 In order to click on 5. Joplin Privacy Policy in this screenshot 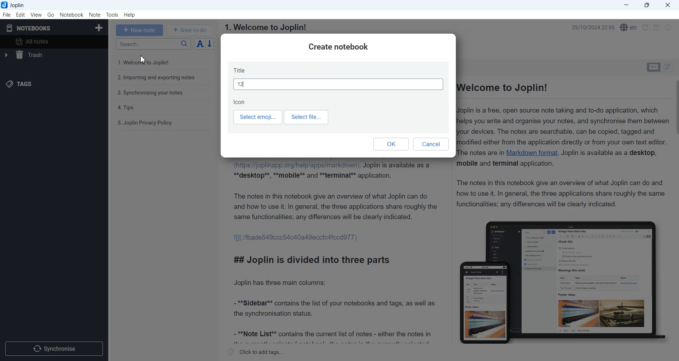, I will do `click(145, 123)`.